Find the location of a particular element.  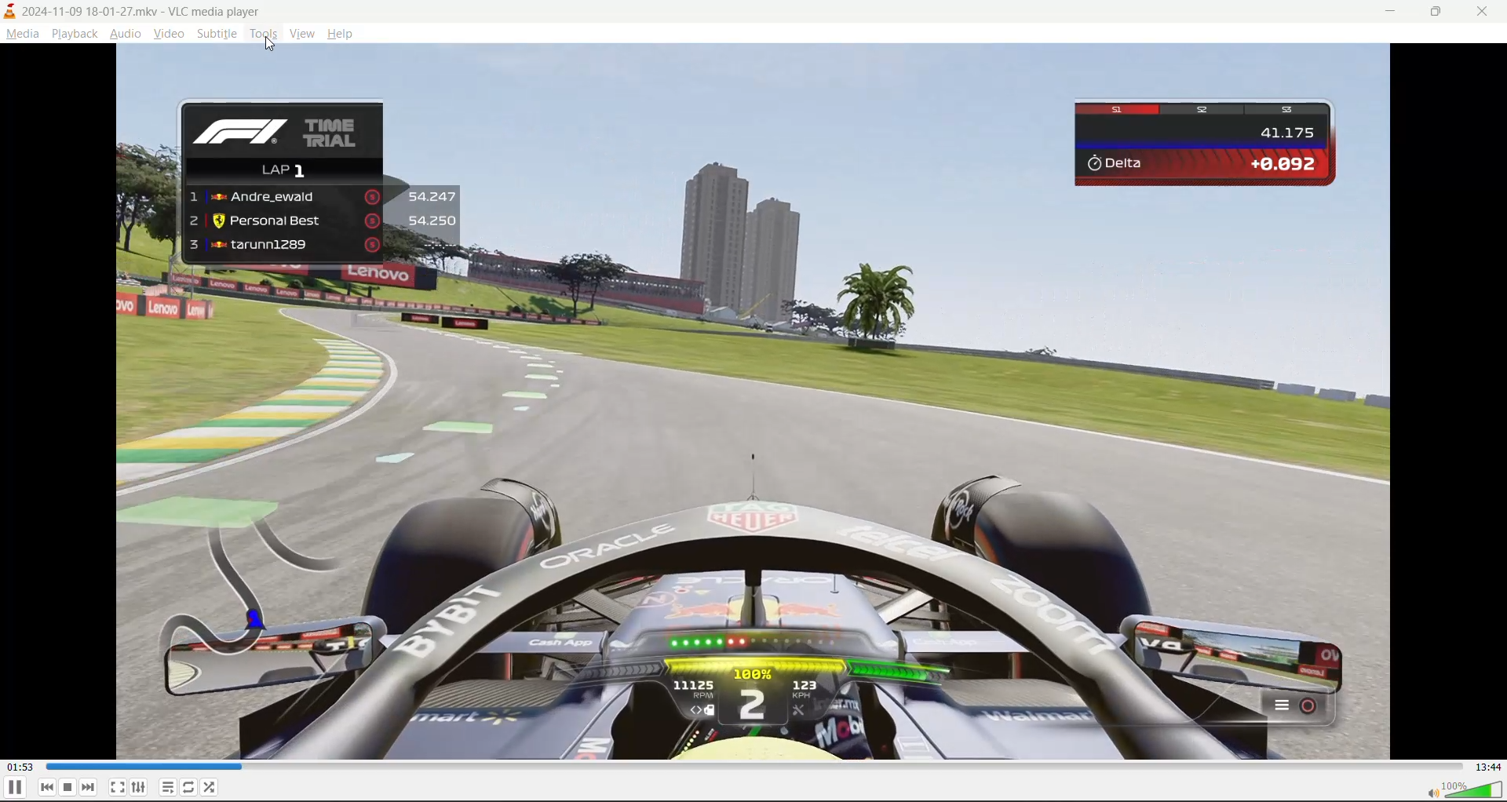

volume is located at coordinates (1466, 791).